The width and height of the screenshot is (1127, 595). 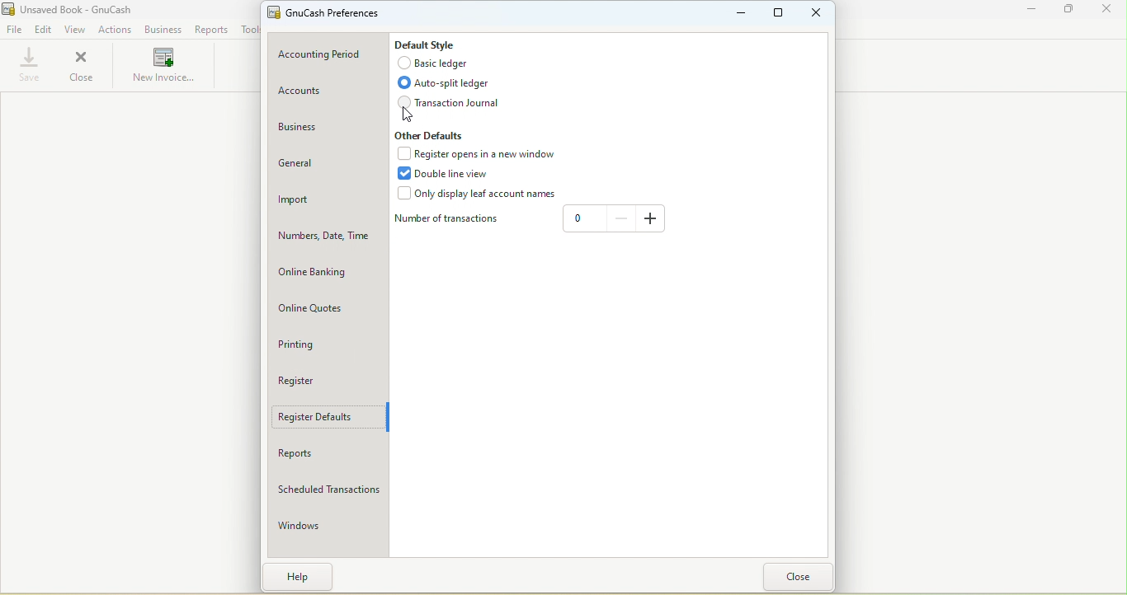 I want to click on Basic ledger, so click(x=439, y=64).